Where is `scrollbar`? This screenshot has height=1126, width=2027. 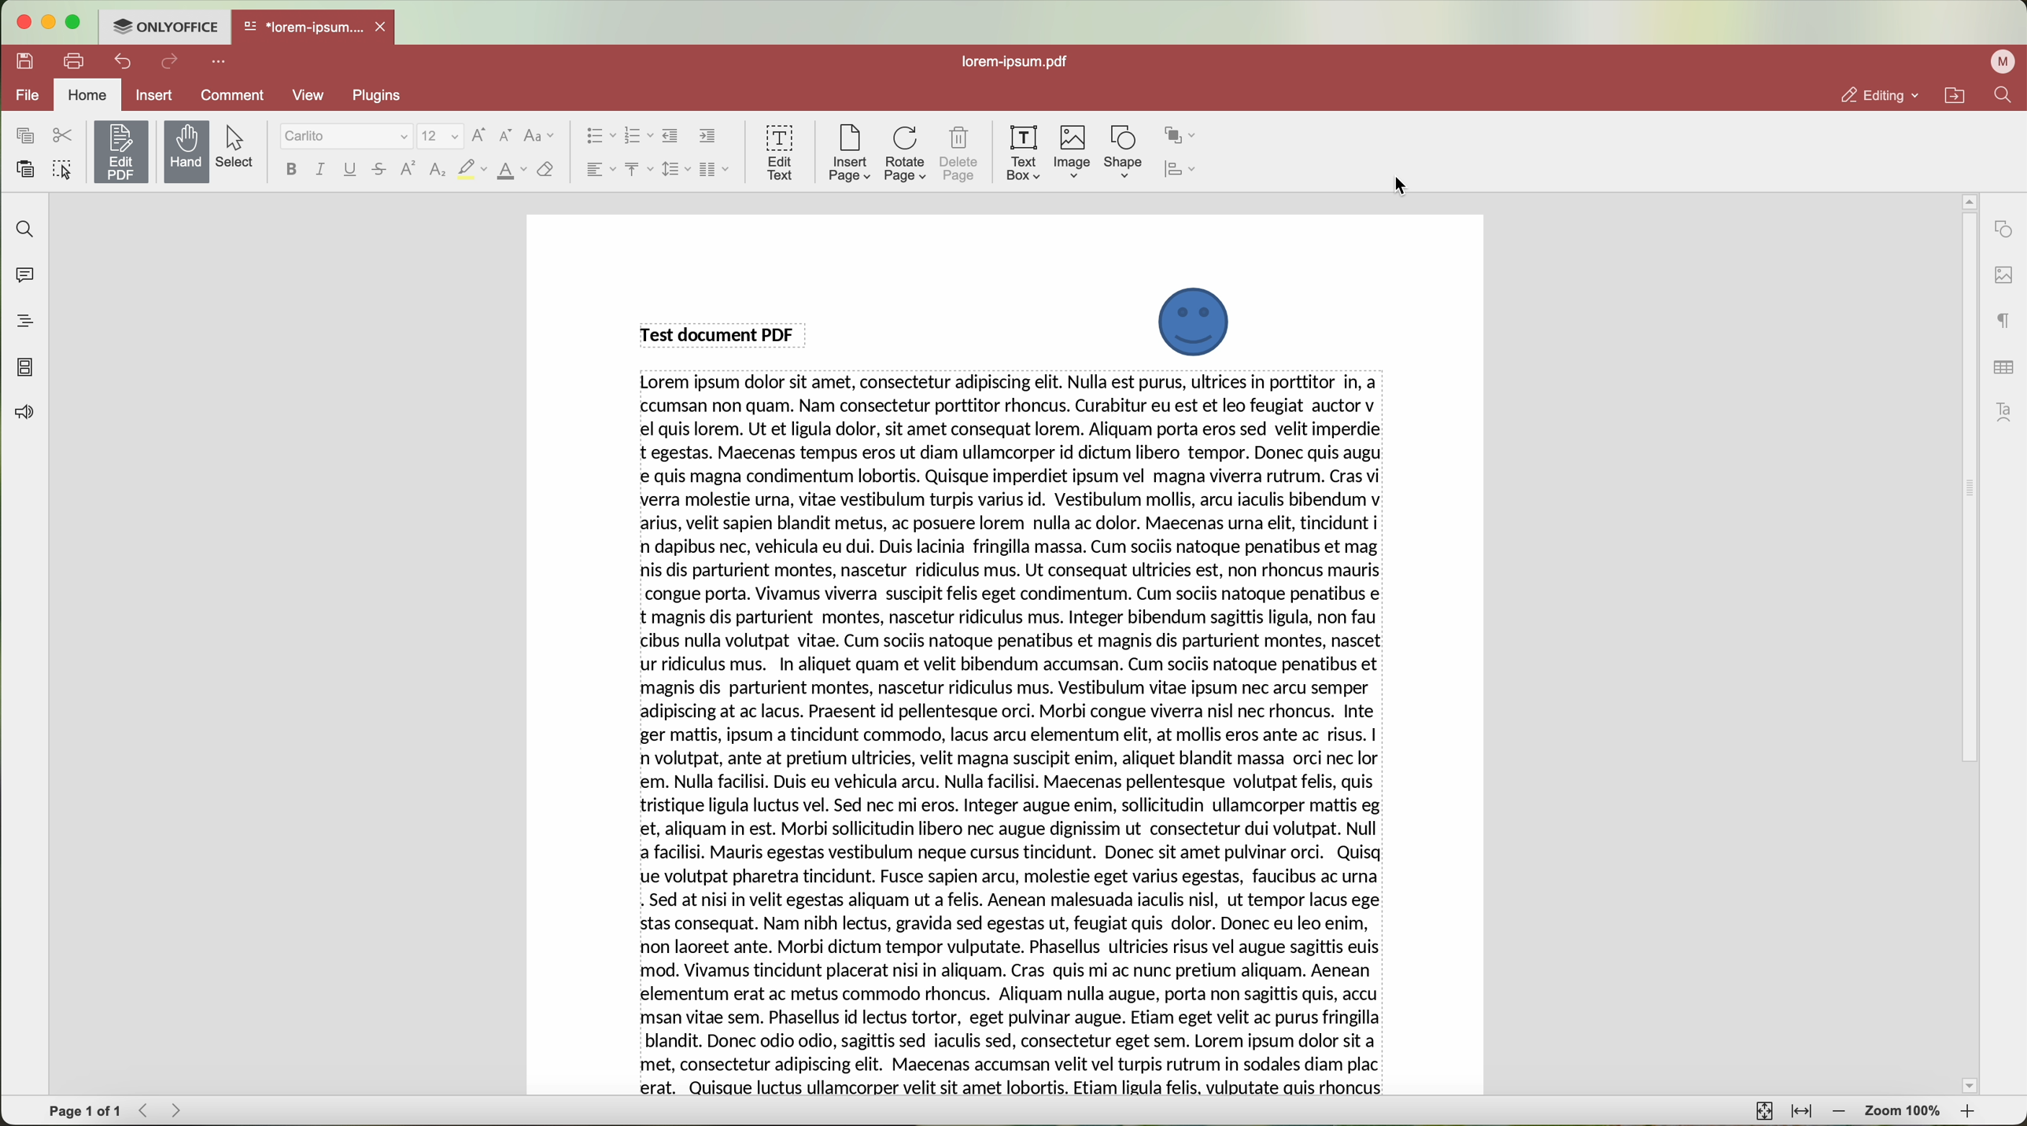 scrollbar is located at coordinates (1967, 643).